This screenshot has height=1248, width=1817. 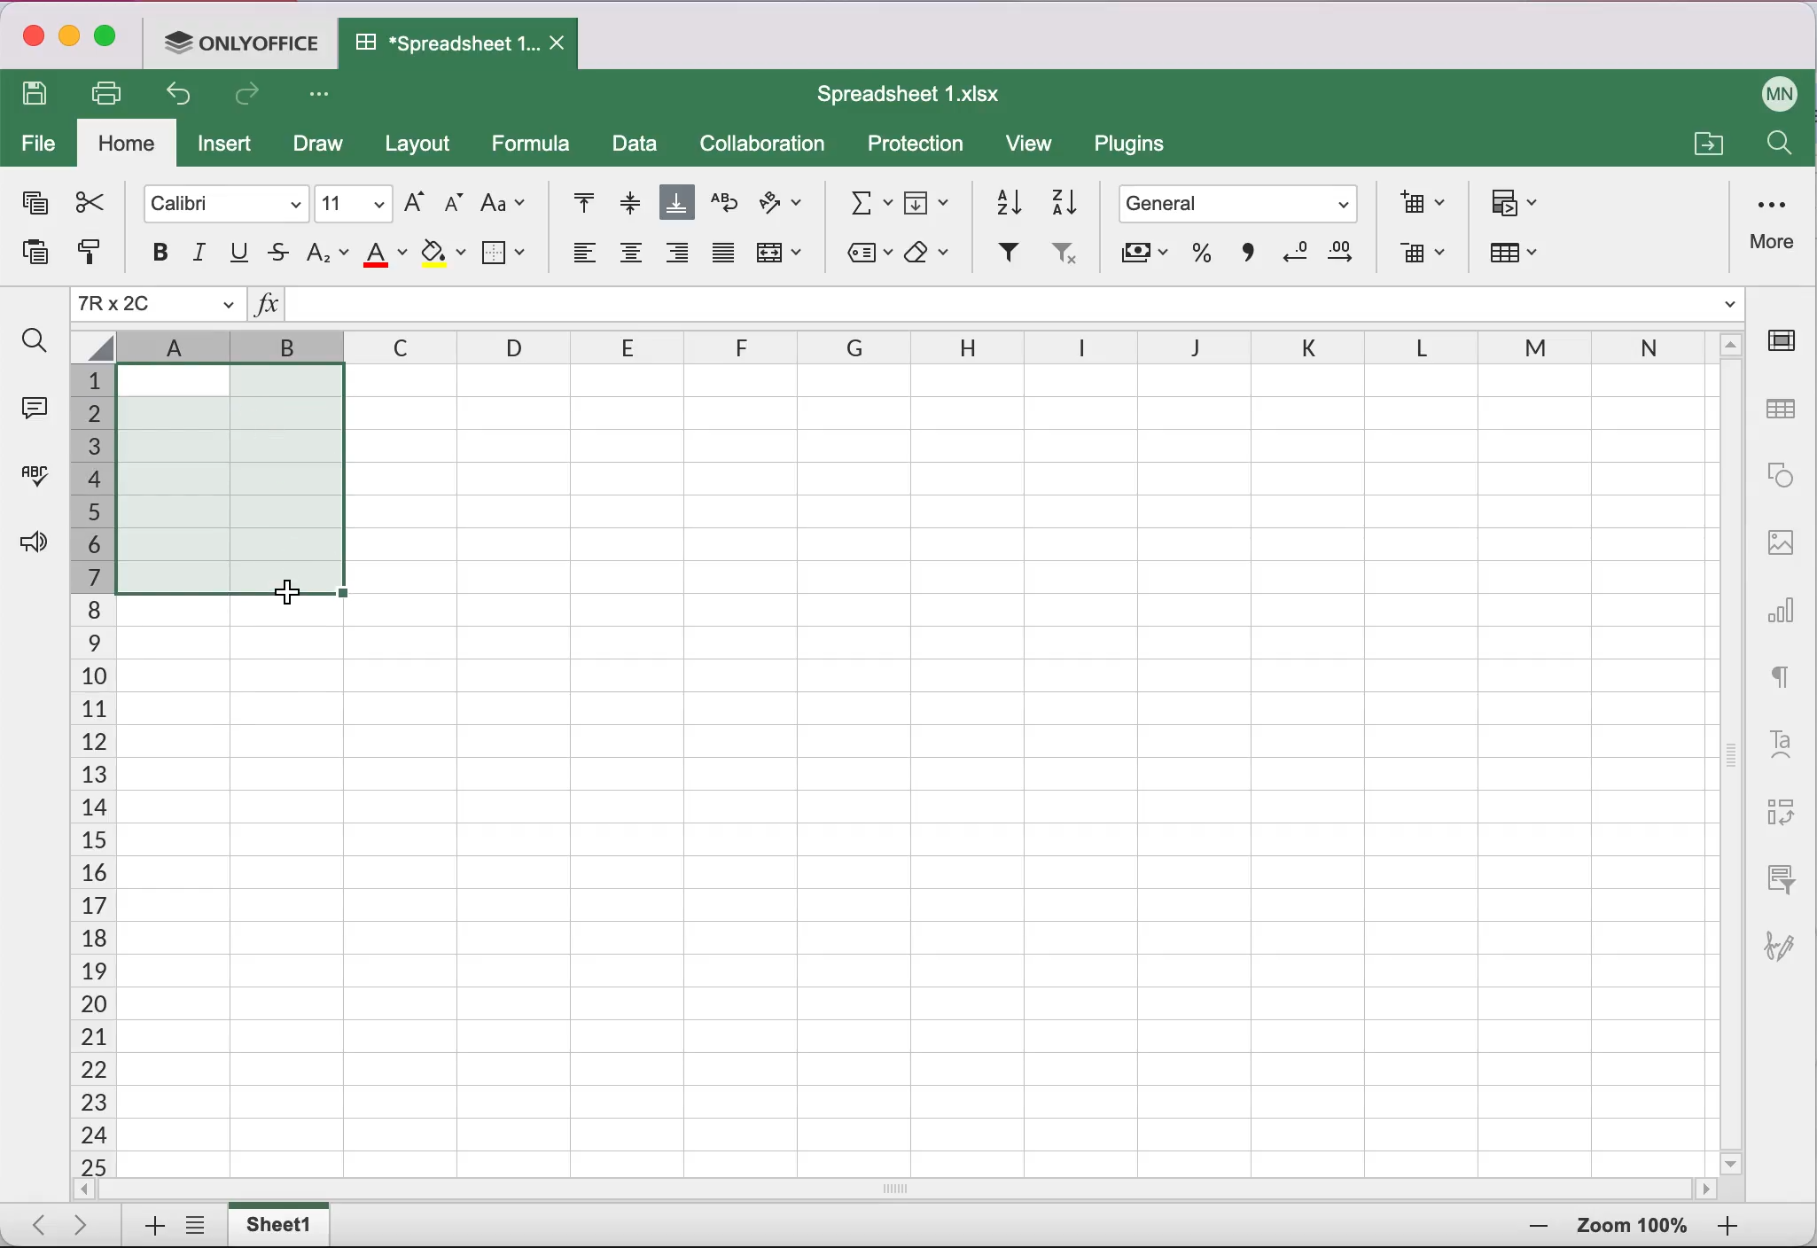 What do you see at coordinates (69, 39) in the screenshot?
I see `minimize` at bounding box center [69, 39].